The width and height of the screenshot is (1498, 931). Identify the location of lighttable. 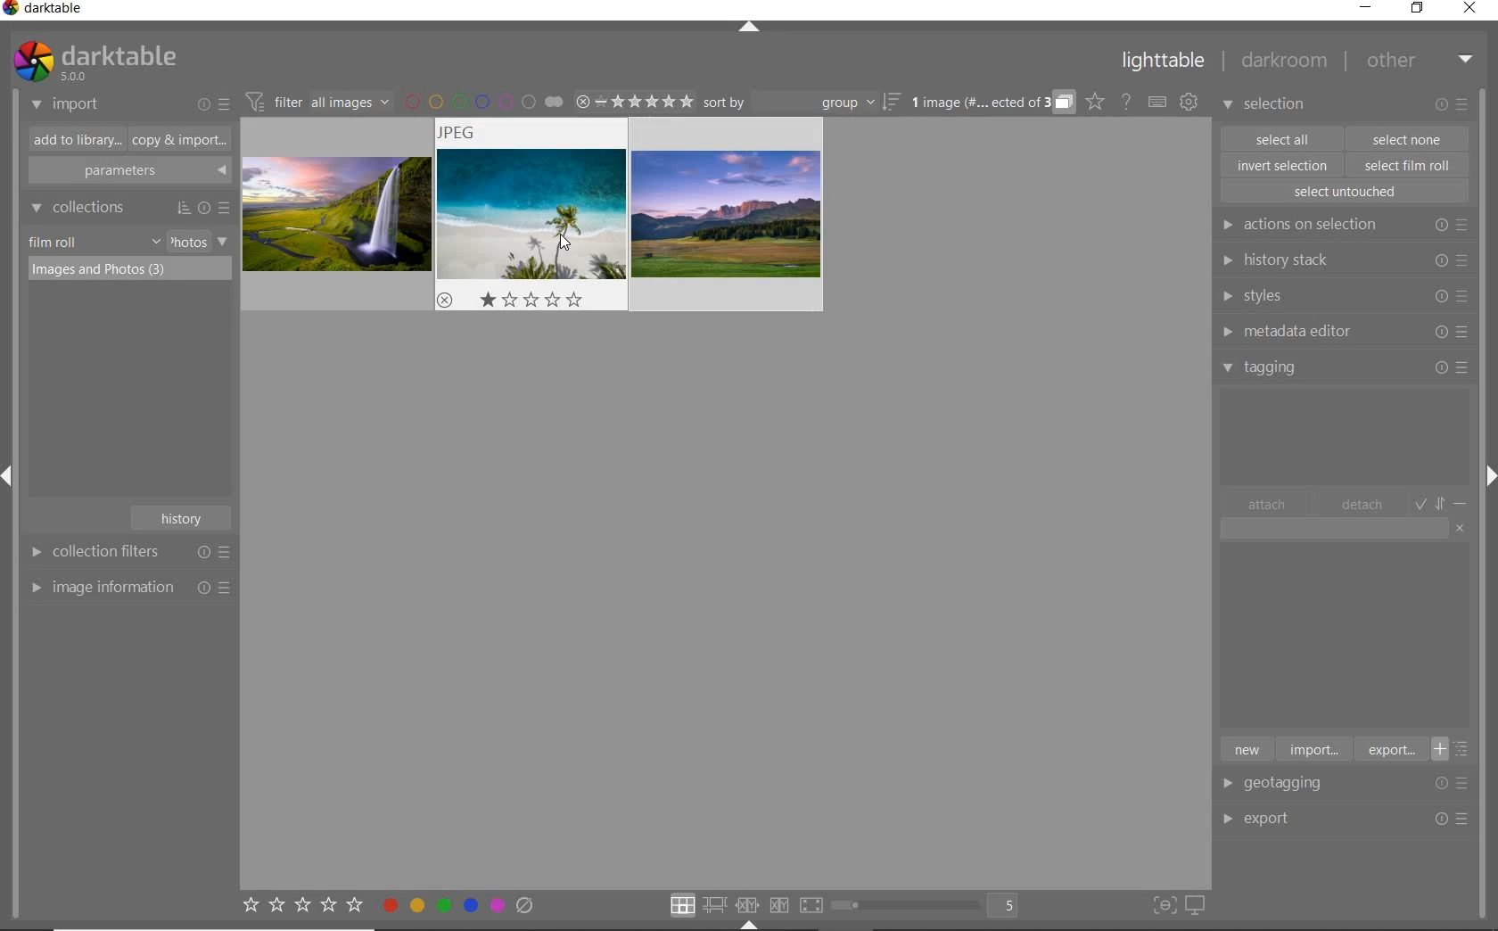
(1164, 64).